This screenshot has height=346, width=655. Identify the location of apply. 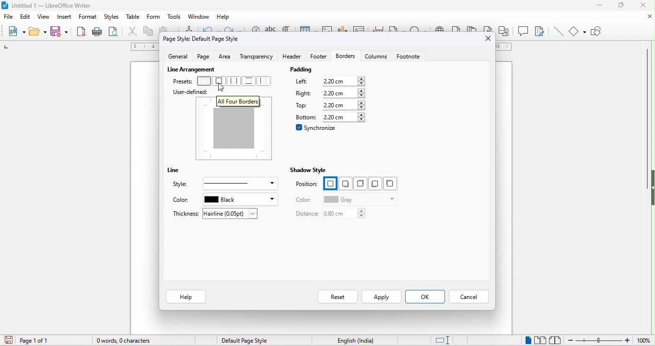
(381, 297).